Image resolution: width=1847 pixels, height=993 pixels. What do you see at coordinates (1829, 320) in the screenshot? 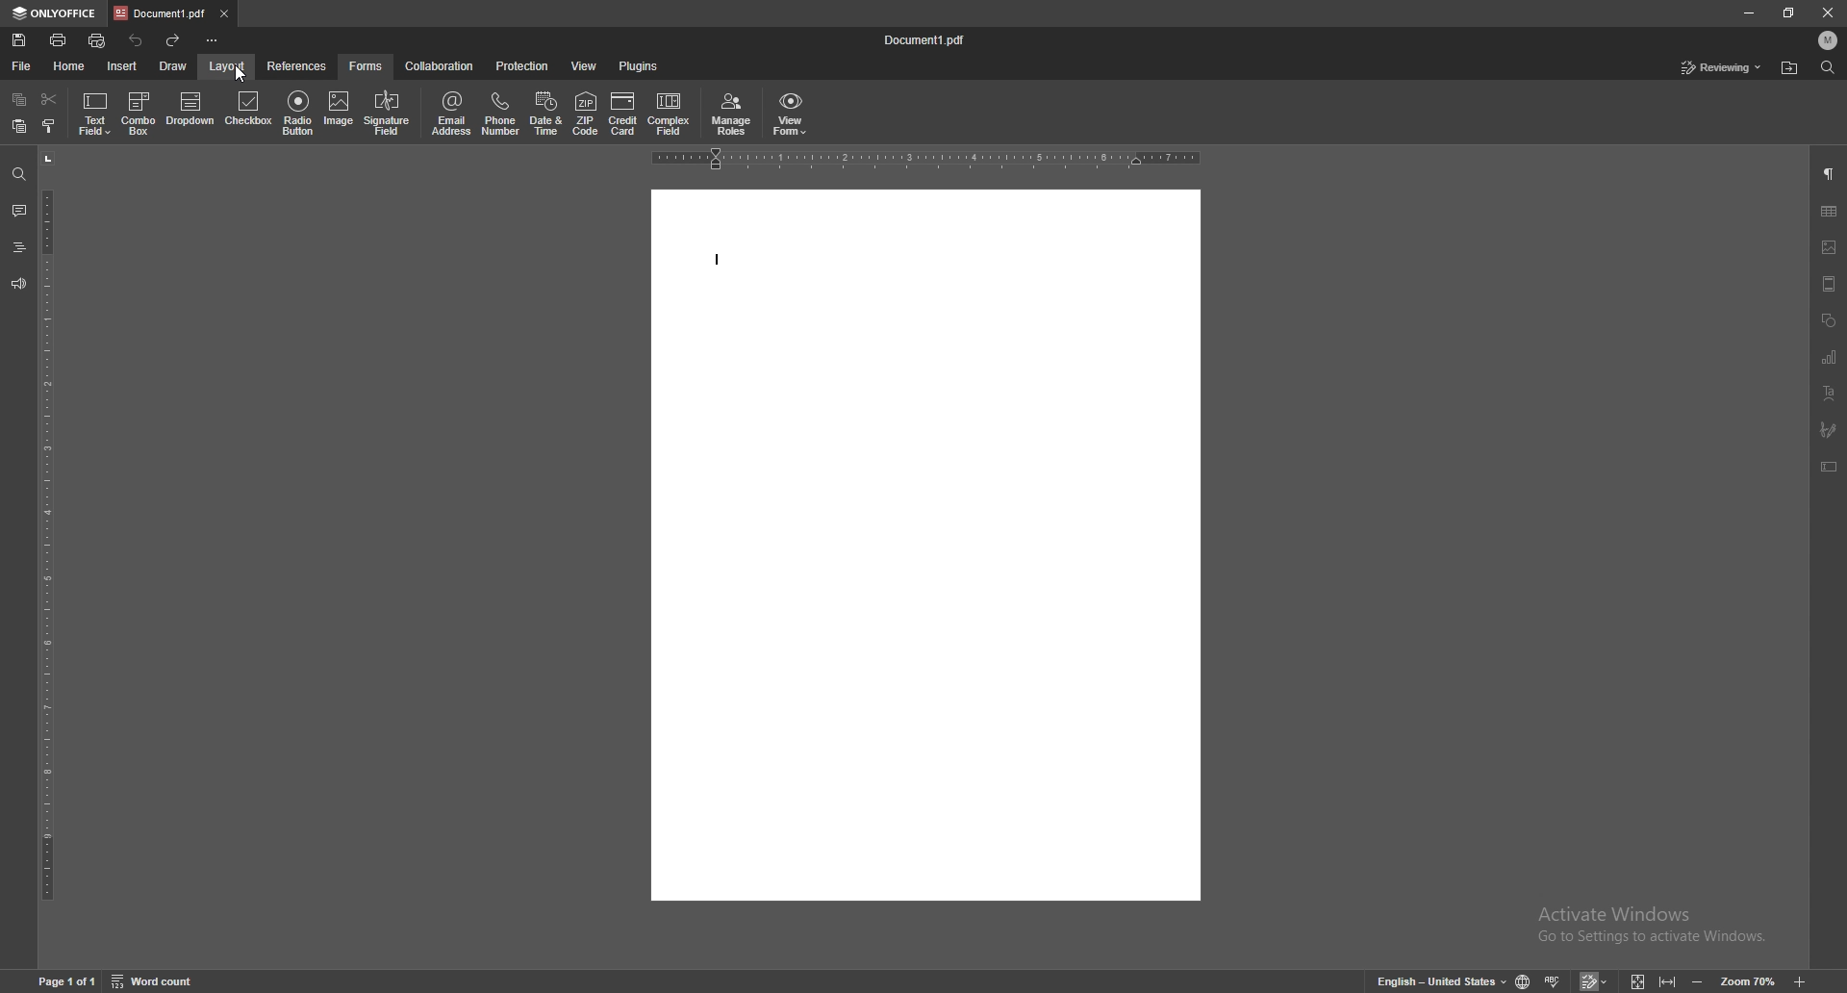
I see `shapes` at bounding box center [1829, 320].